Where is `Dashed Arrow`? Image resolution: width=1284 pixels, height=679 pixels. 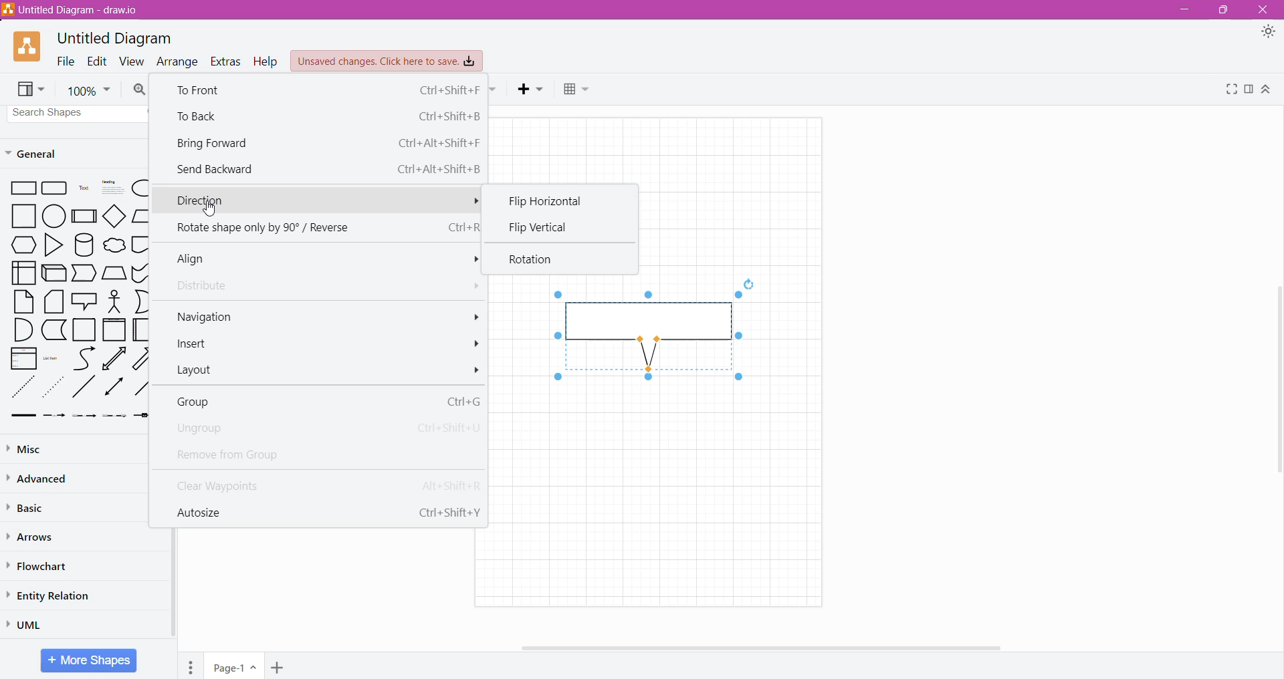
Dashed Arrow is located at coordinates (54, 416).